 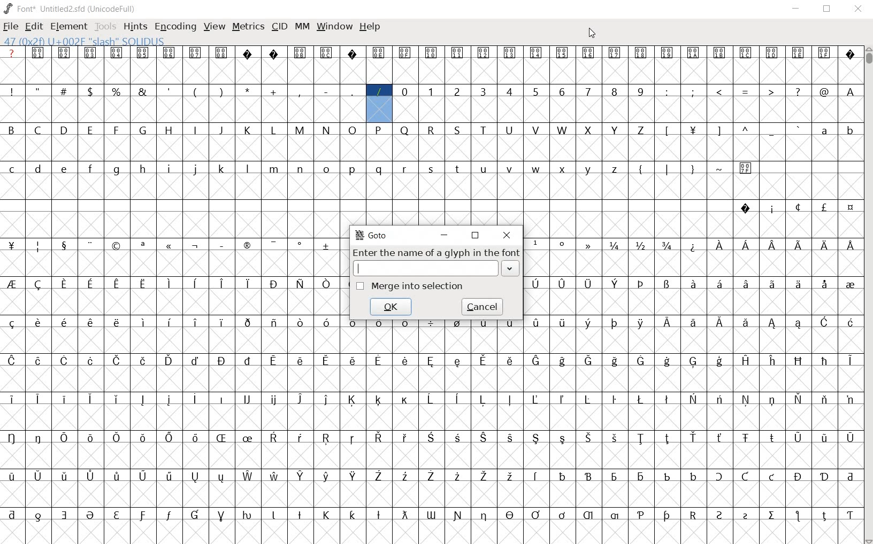 What do you see at coordinates (824, 361) in the screenshot?
I see `glyph` at bounding box center [824, 361].